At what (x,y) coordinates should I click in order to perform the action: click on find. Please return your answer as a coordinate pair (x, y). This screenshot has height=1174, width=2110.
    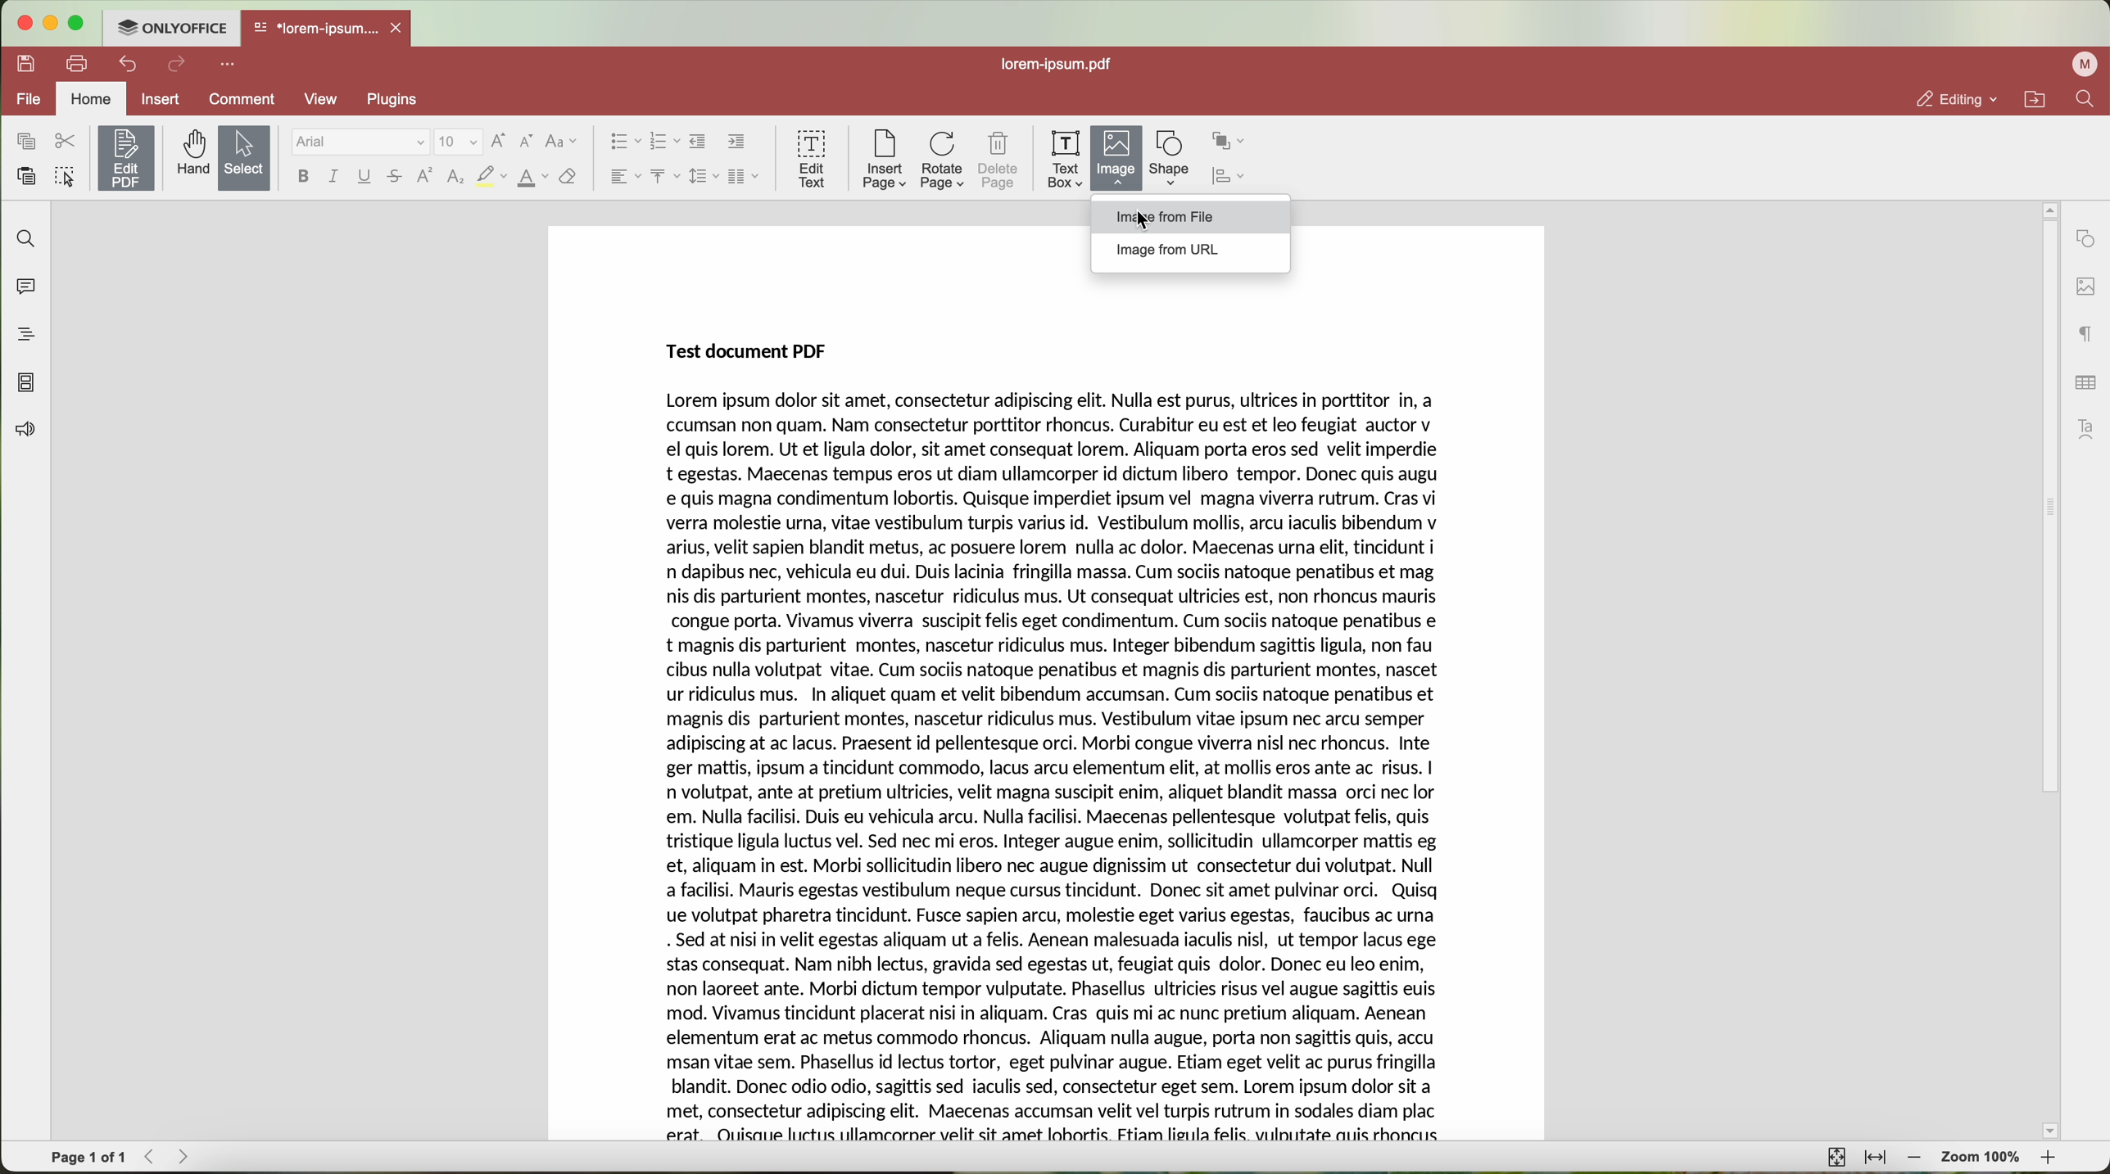
    Looking at the image, I should click on (2085, 98).